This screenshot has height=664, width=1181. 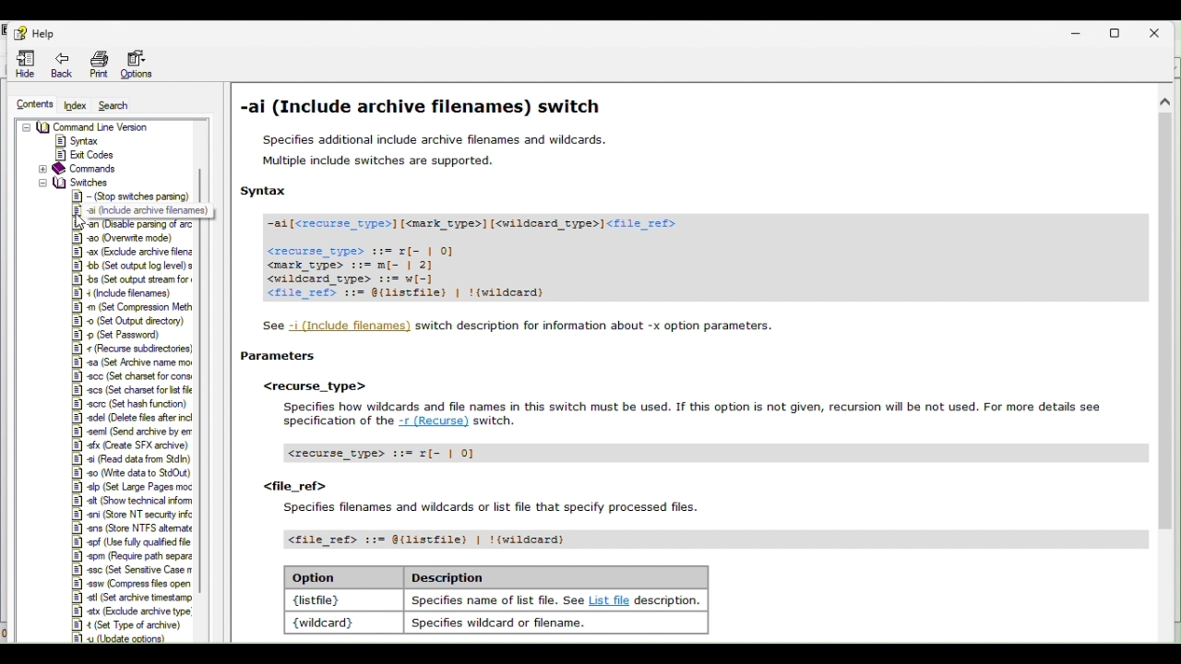 I want to click on IR] x (Exchude achive yoo, so click(x=132, y=611).